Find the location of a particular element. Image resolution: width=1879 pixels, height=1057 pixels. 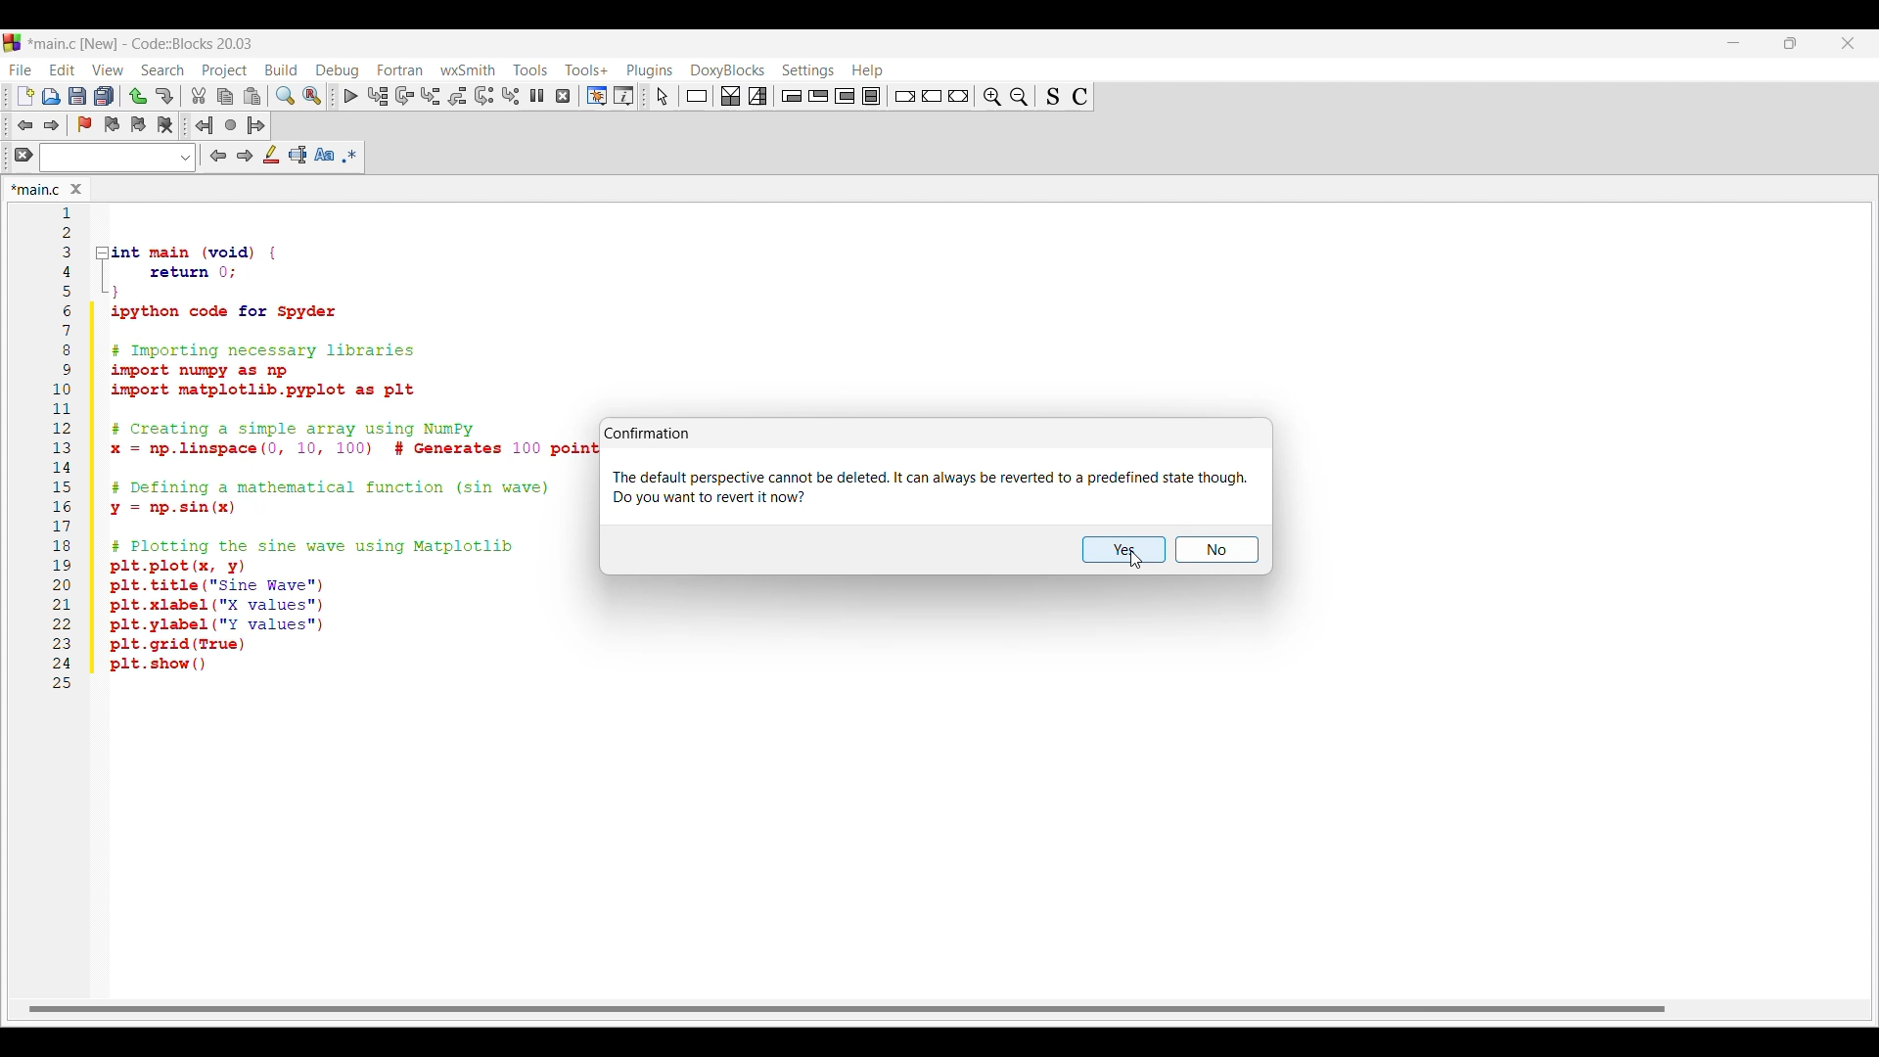

Exit condition loop is located at coordinates (819, 96).